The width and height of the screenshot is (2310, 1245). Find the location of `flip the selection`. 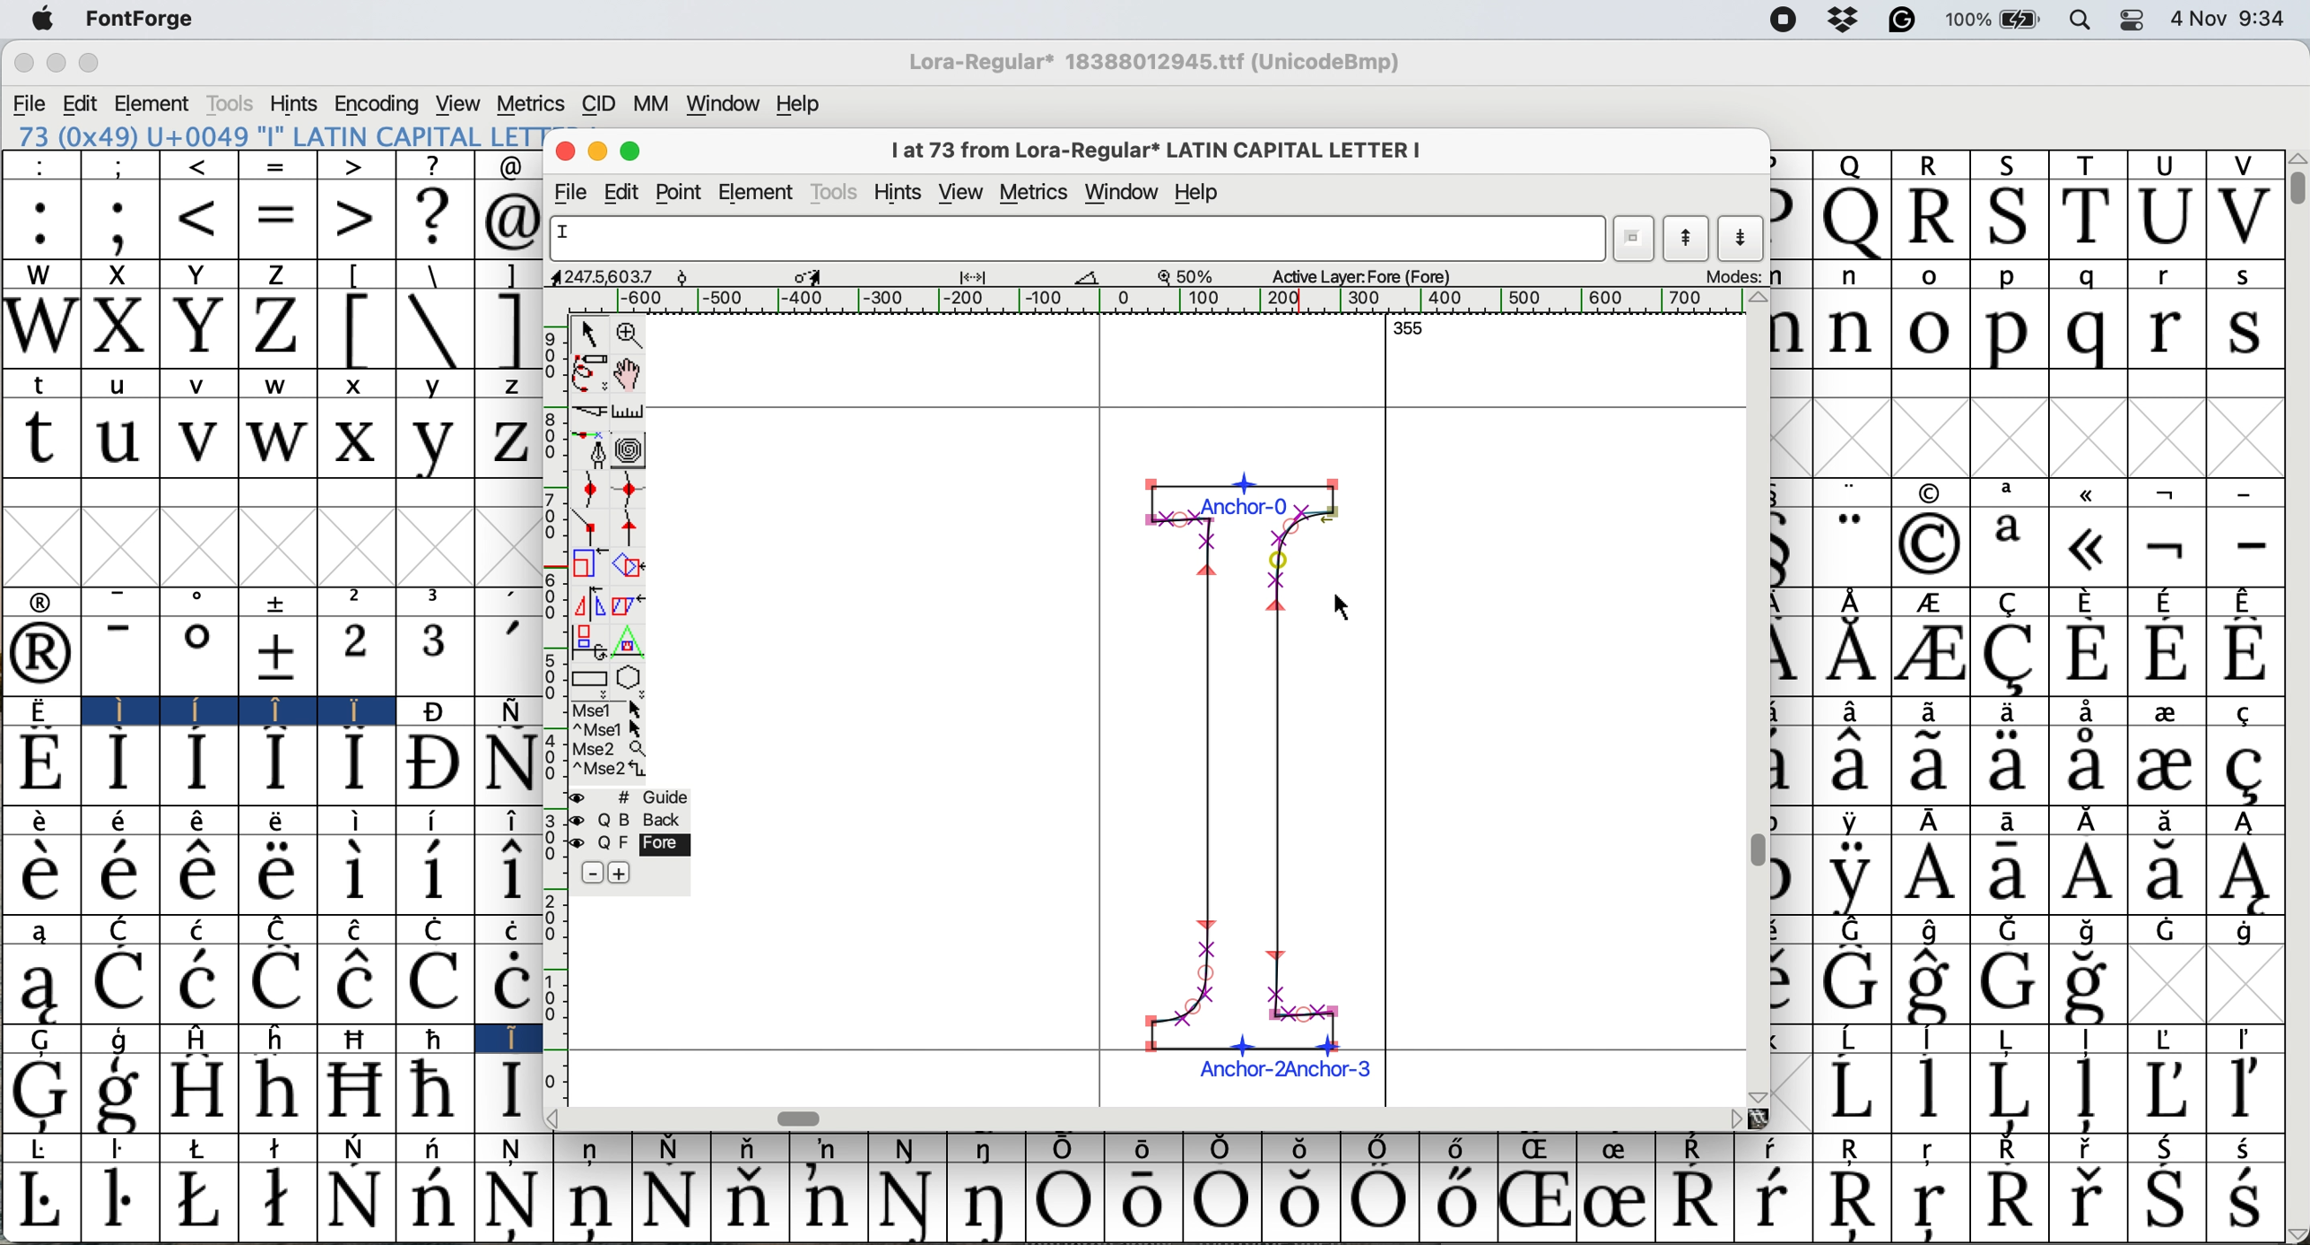

flip the selection is located at coordinates (586, 602).